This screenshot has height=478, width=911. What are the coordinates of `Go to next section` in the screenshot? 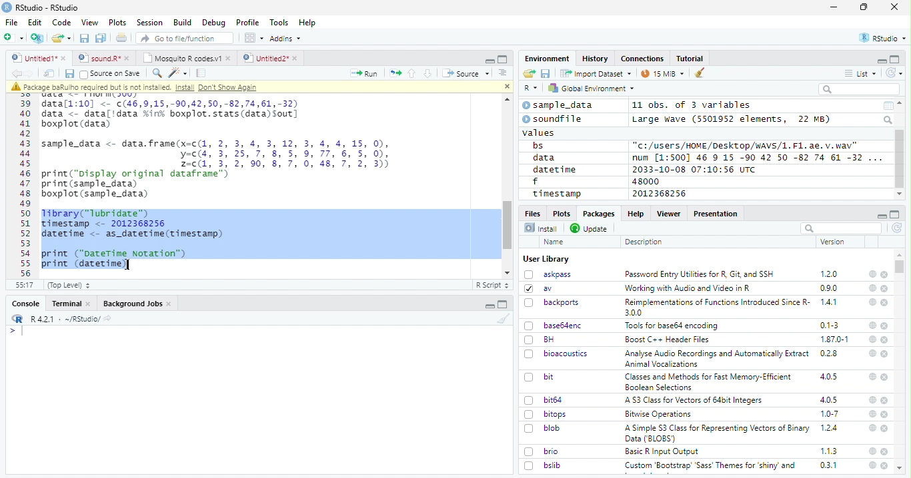 It's located at (429, 73).